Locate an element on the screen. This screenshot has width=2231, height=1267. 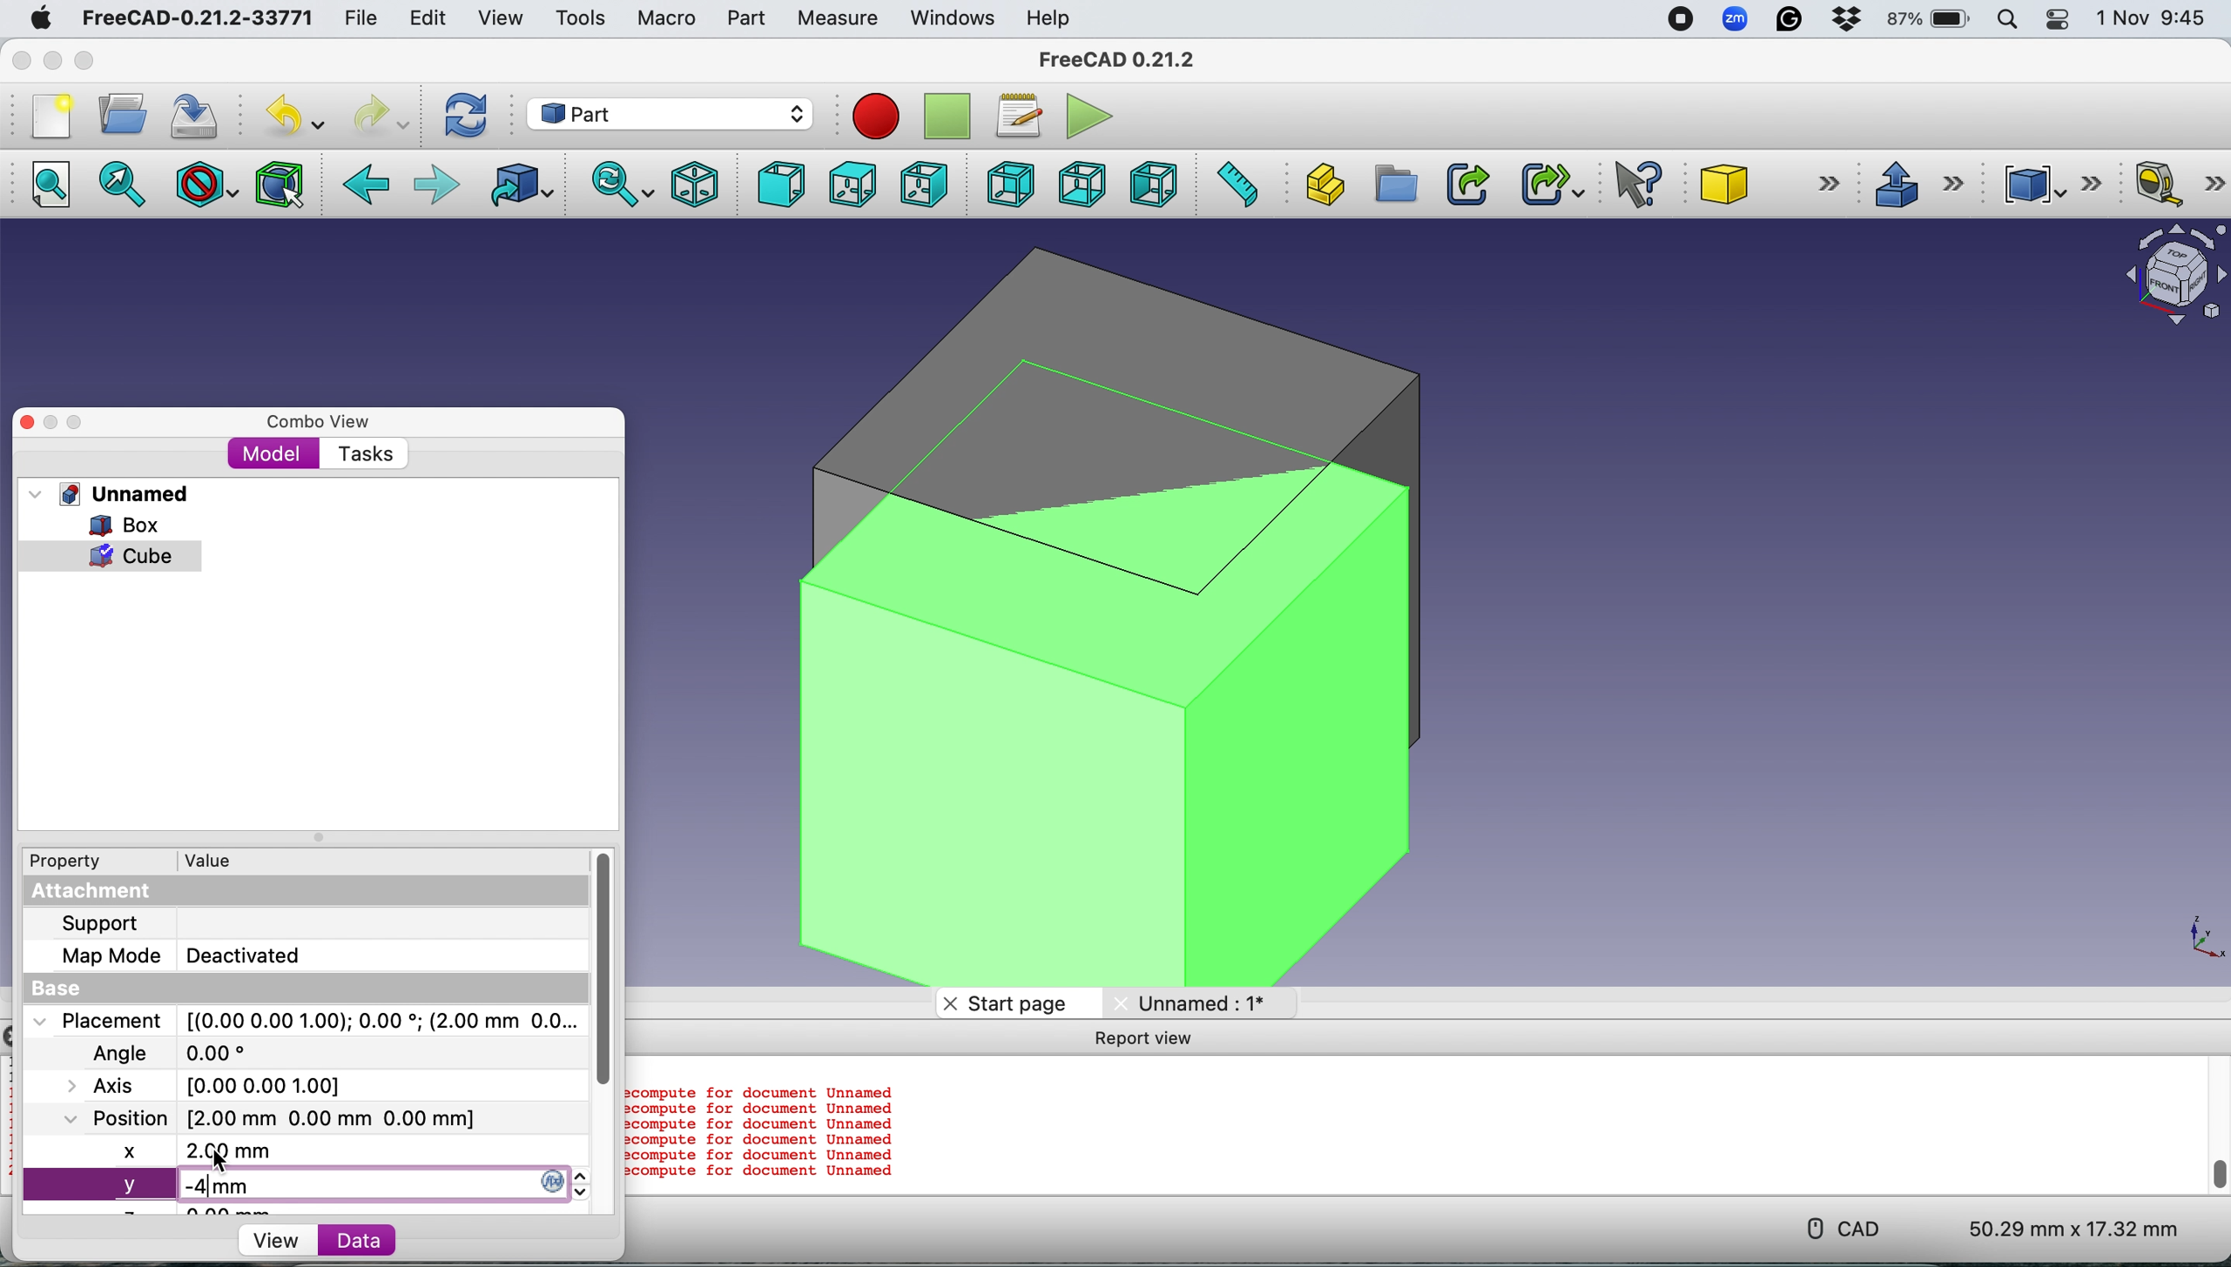
Fit all is located at coordinates (60, 186).